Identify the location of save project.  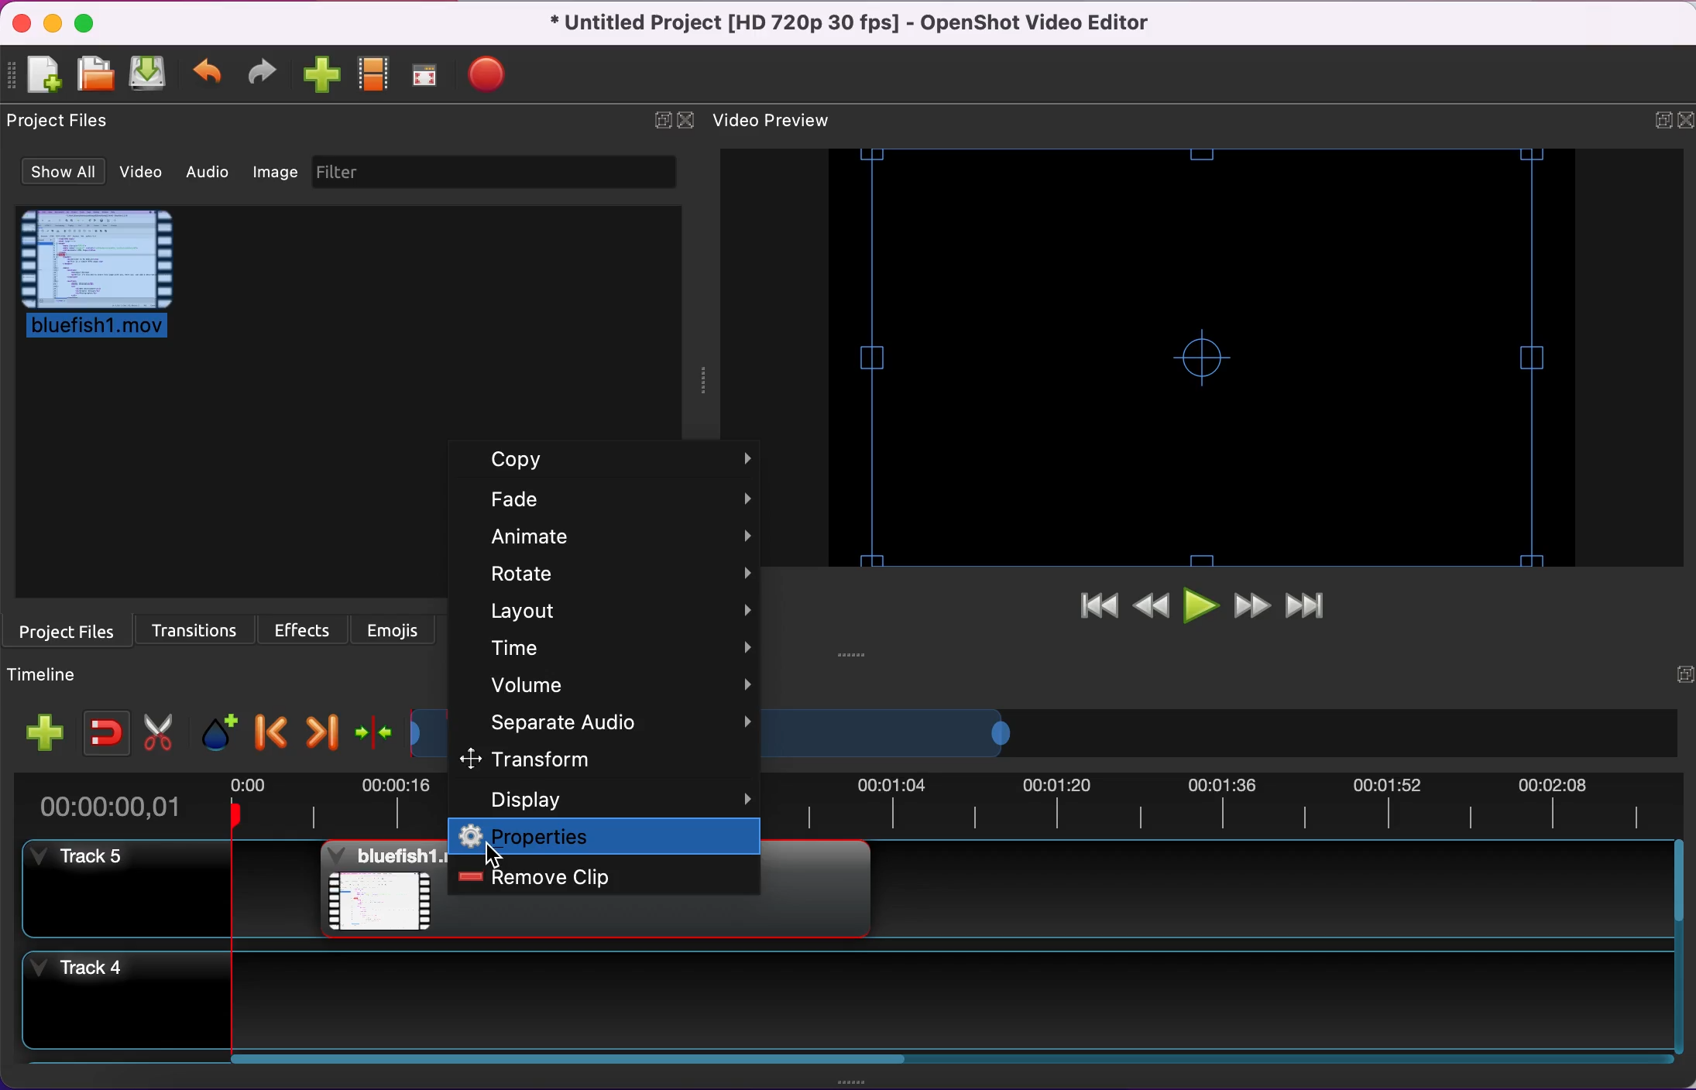
(150, 74).